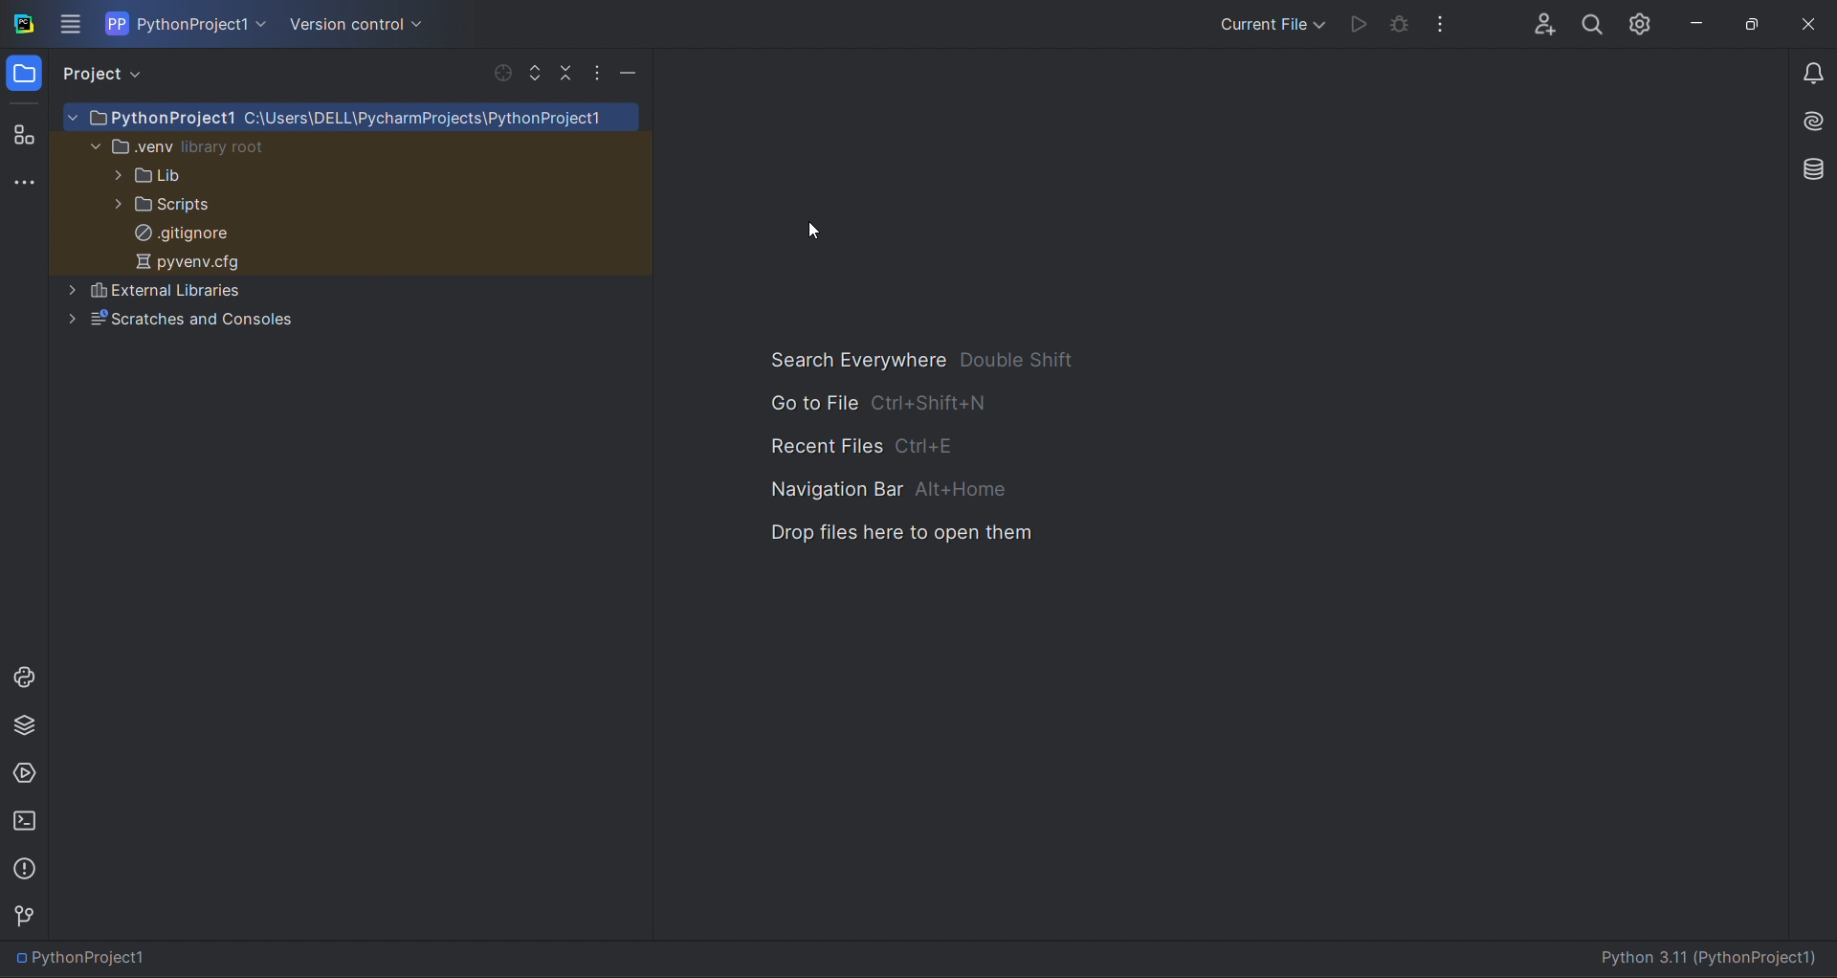  Describe the element at coordinates (1399, 23) in the screenshot. I see `debug` at that location.